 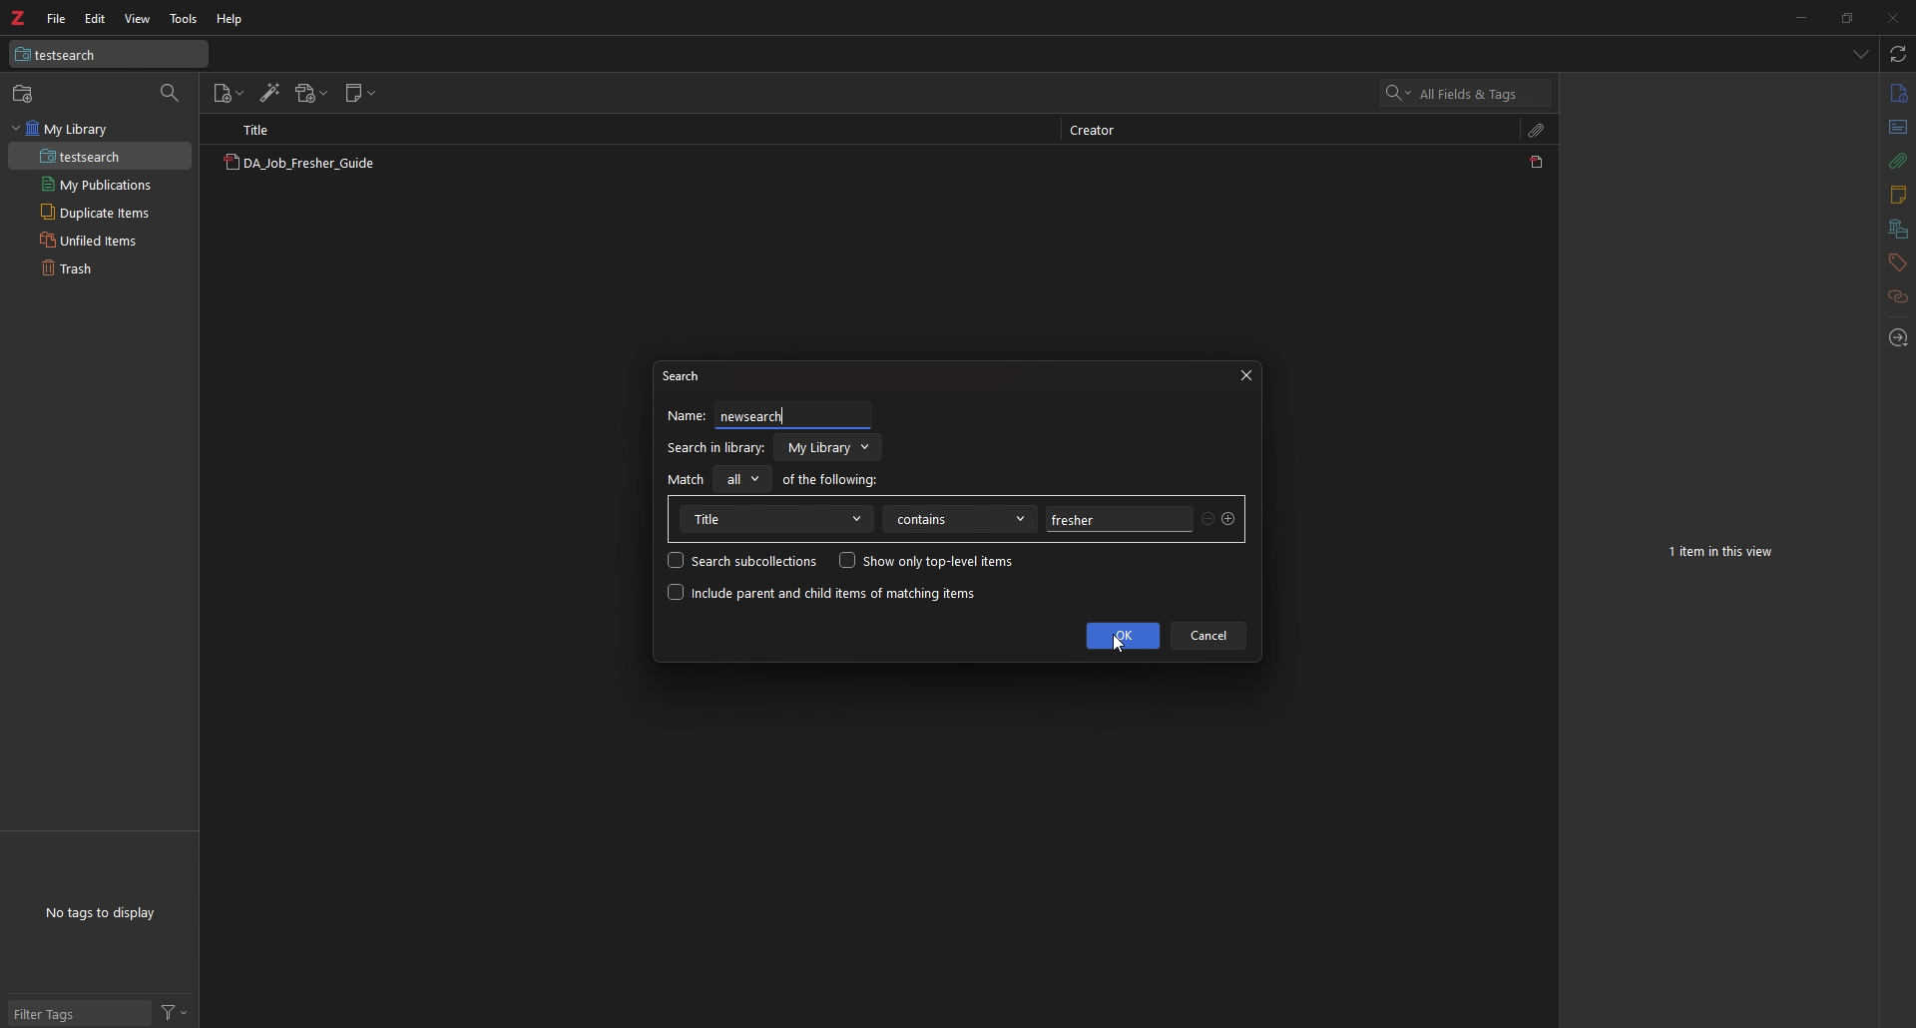 I want to click on Filter, so click(x=175, y=1011).